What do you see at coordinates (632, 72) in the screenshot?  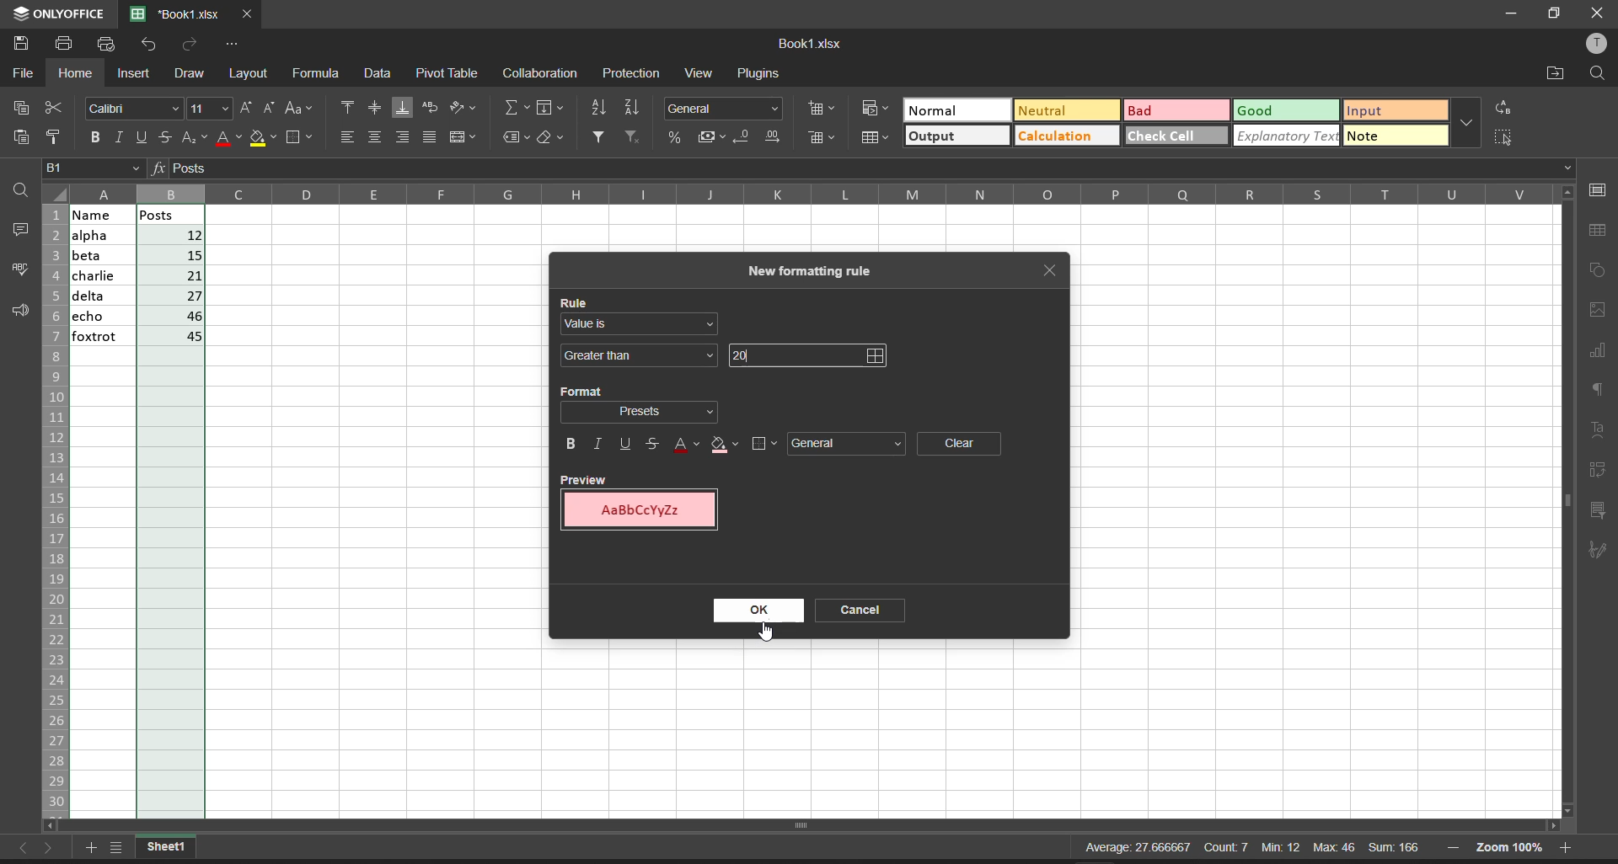 I see `protection` at bounding box center [632, 72].